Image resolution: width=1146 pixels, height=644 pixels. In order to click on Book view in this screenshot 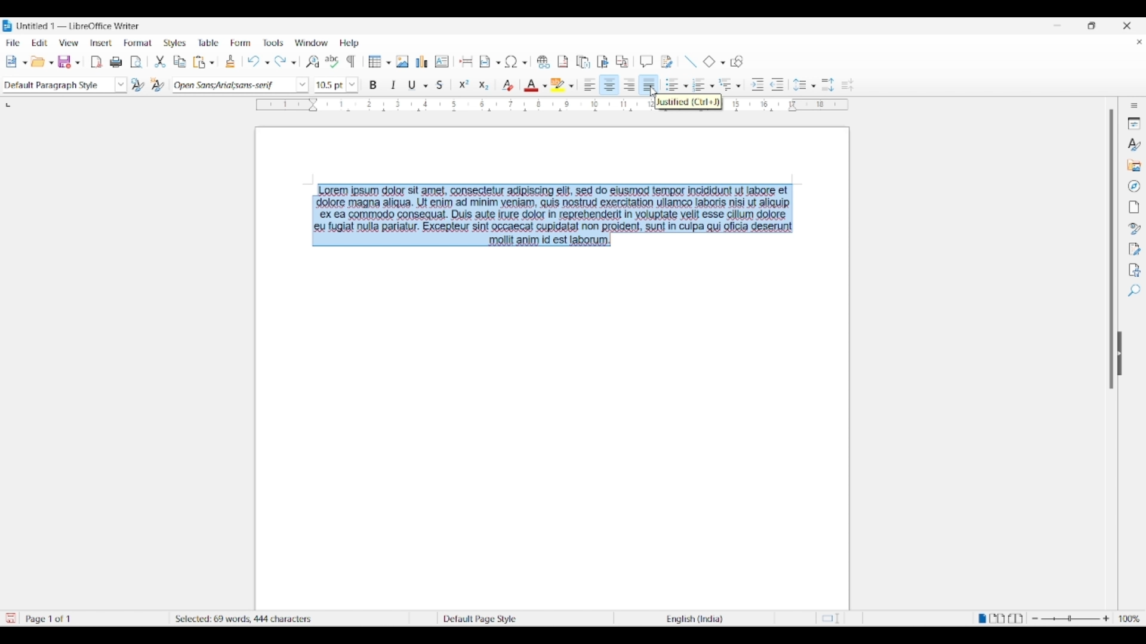, I will do `click(1015, 618)`.